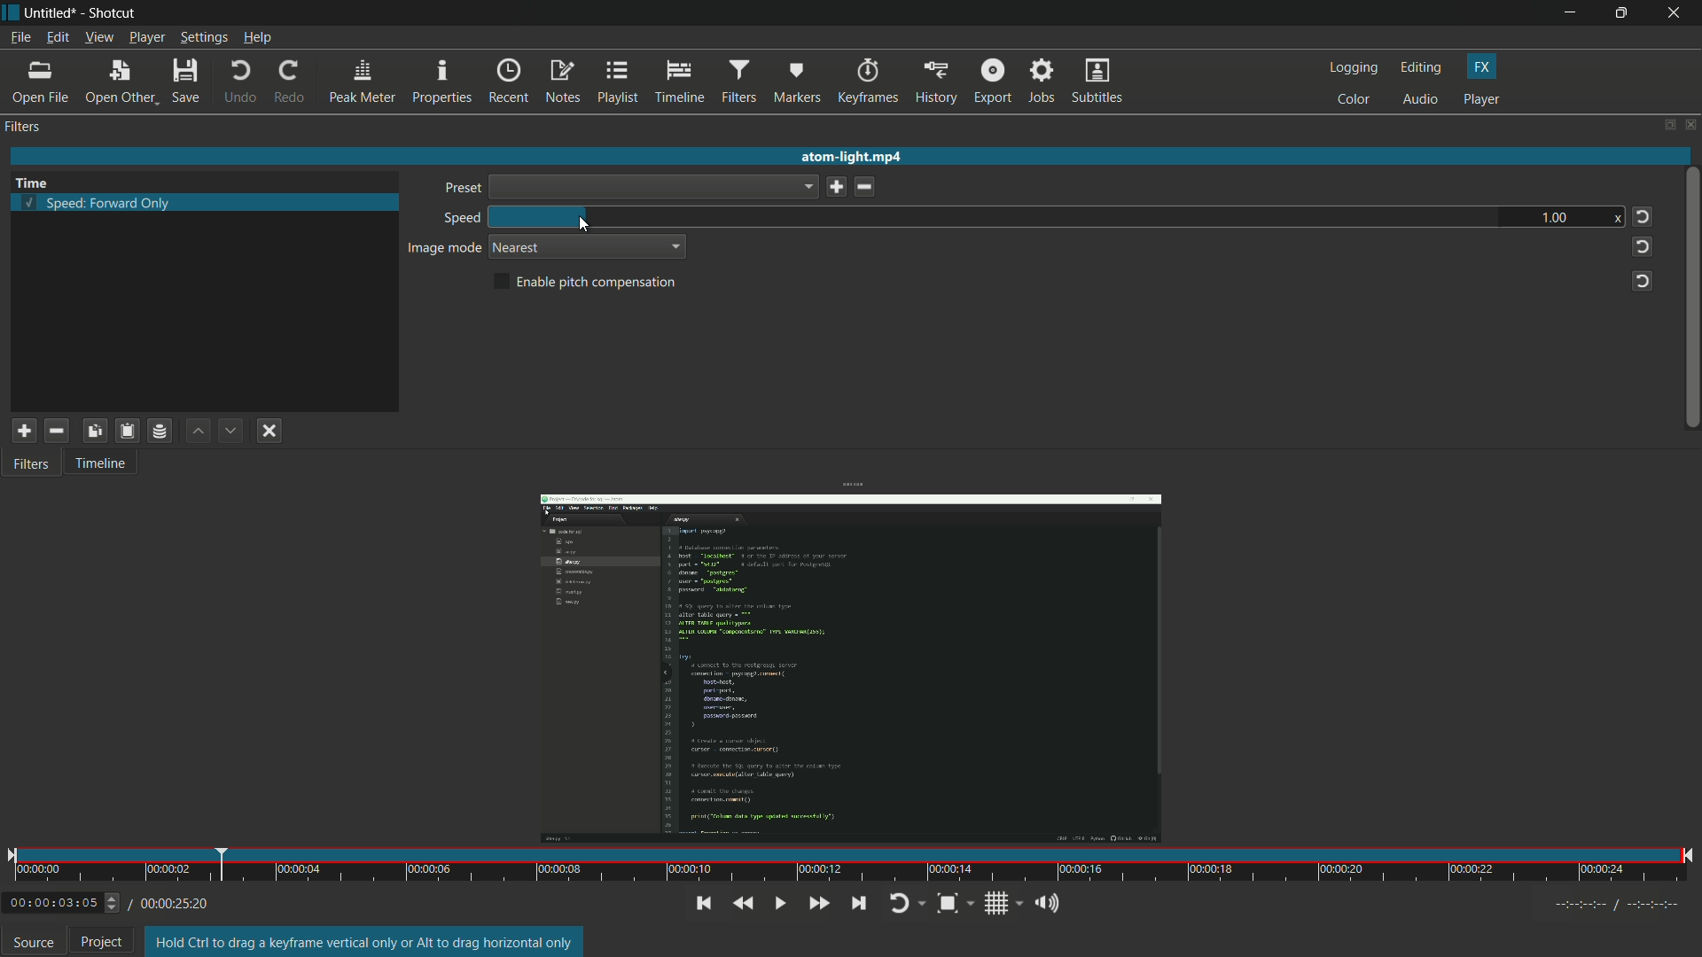 This screenshot has width=1702, height=957. I want to click on vertical scroll bar, so click(1691, 297).